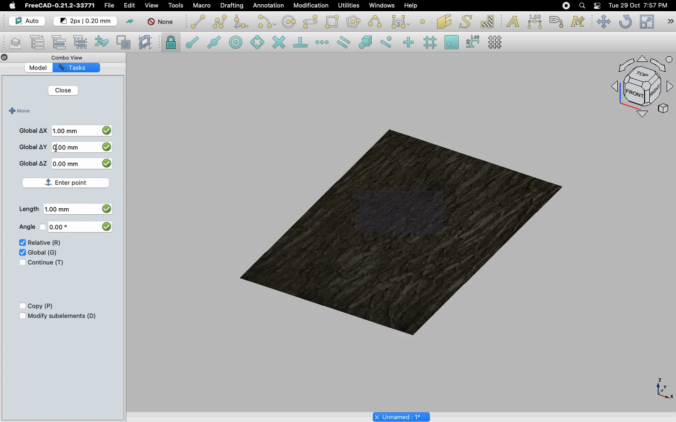  Describe the element at coordinates (376, 22) in the screenshot. I see `B-spline` at that location.